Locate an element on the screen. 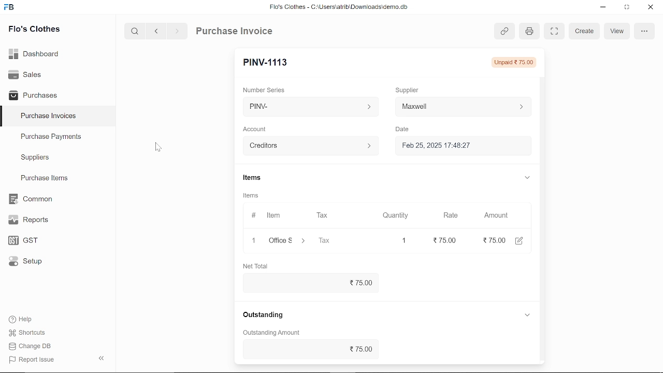  vertical scrollbar is located at coordinates (541, 187).